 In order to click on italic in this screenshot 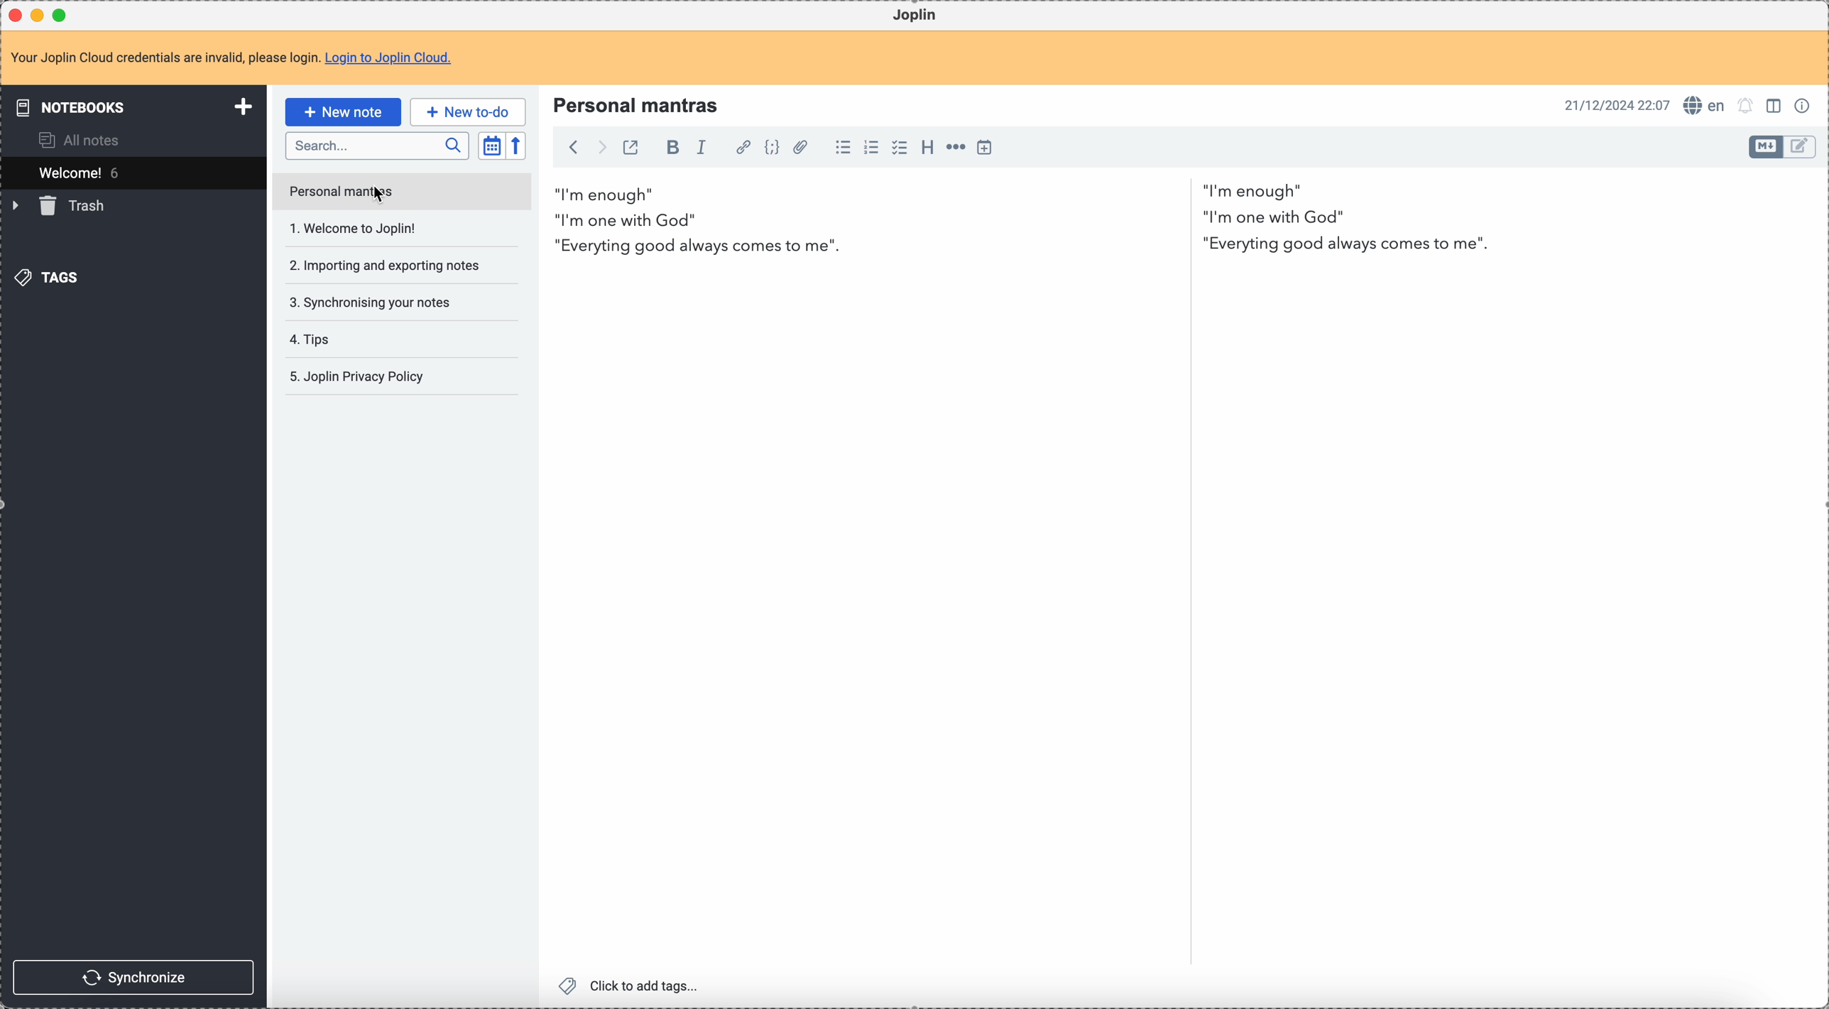, I will do `click(703, 148)`.